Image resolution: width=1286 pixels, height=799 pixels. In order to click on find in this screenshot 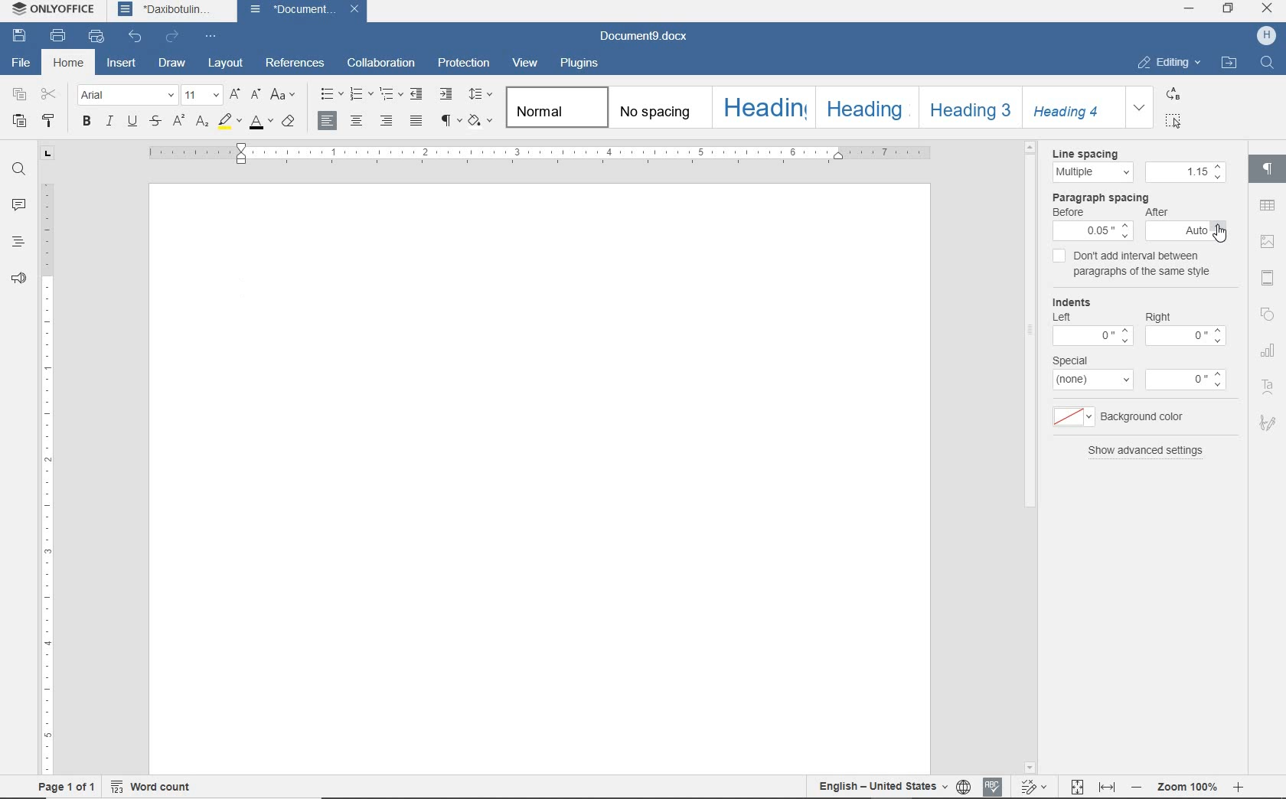, I will do `click(18, 170)`.